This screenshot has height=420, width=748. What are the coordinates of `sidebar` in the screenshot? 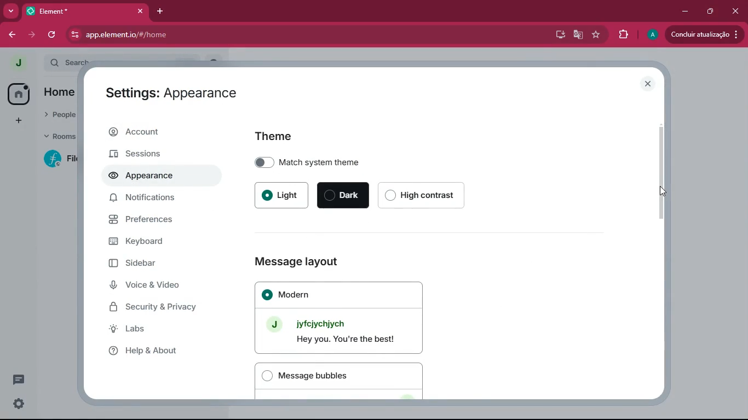 It's located at (163, 266).